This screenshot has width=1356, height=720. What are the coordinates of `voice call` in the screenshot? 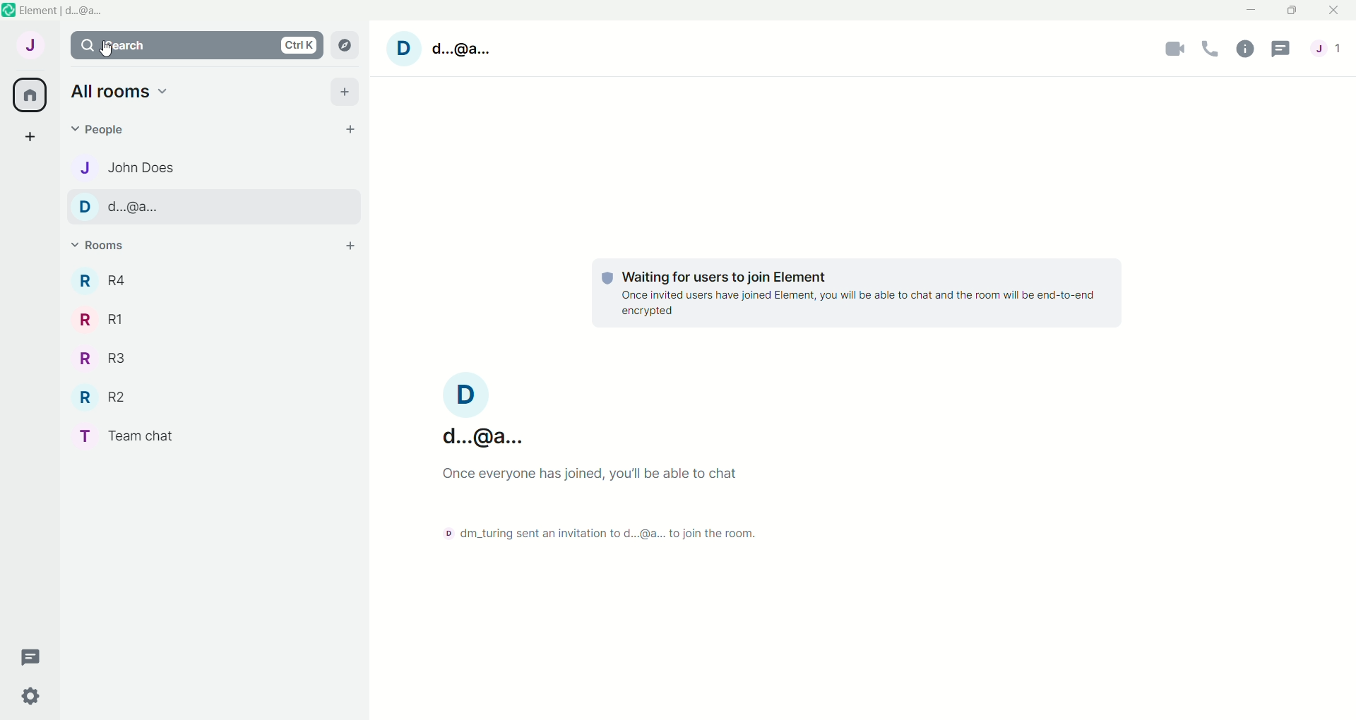 It's located at (1213, 49).